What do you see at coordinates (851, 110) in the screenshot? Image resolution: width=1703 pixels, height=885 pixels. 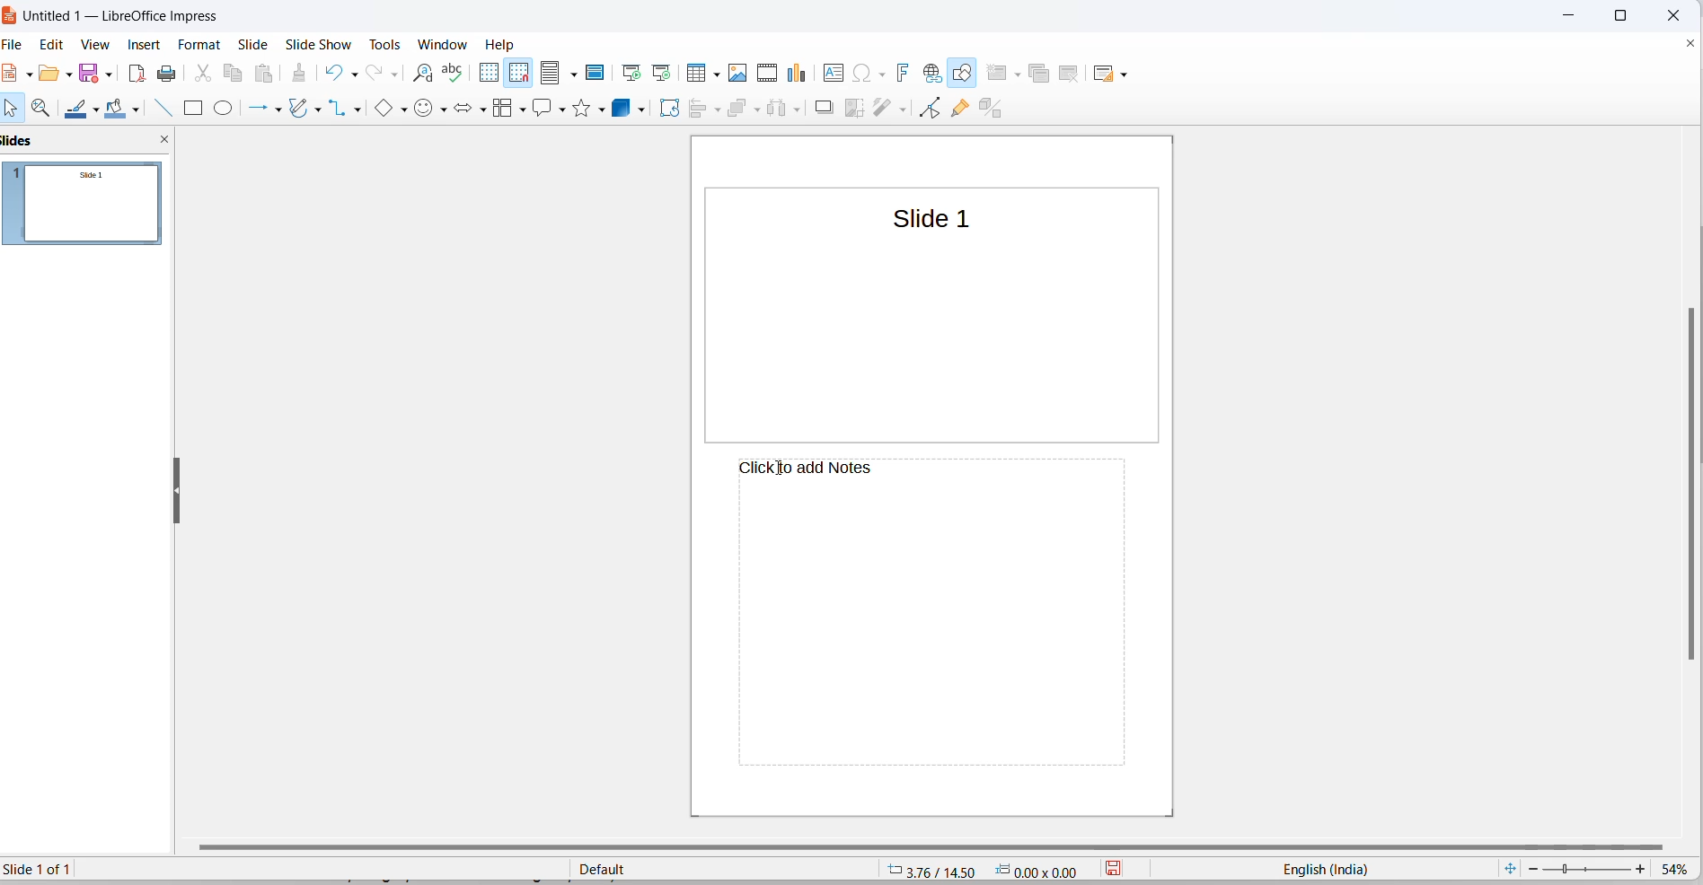 I see `crop an image` at bounding box center [851, 110].